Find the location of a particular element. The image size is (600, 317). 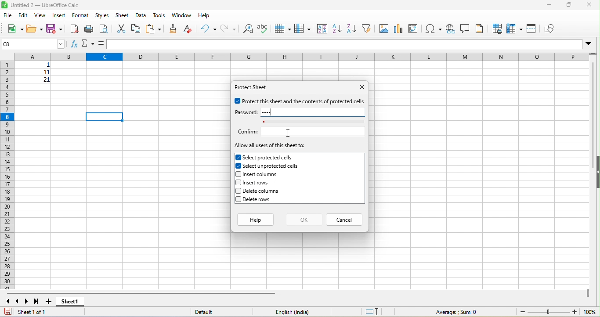

allow all users of this sheet to is located at coordinates (271, 146).